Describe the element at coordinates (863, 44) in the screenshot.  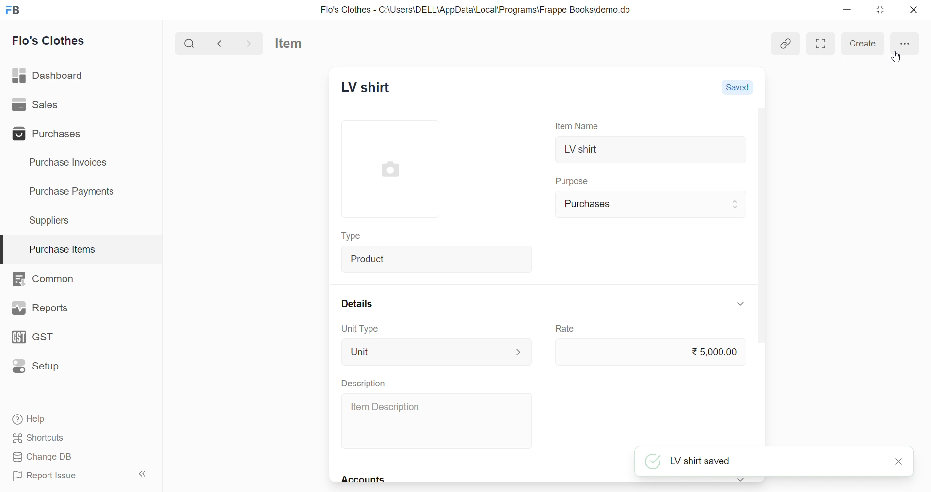
I see `Create` at that location.